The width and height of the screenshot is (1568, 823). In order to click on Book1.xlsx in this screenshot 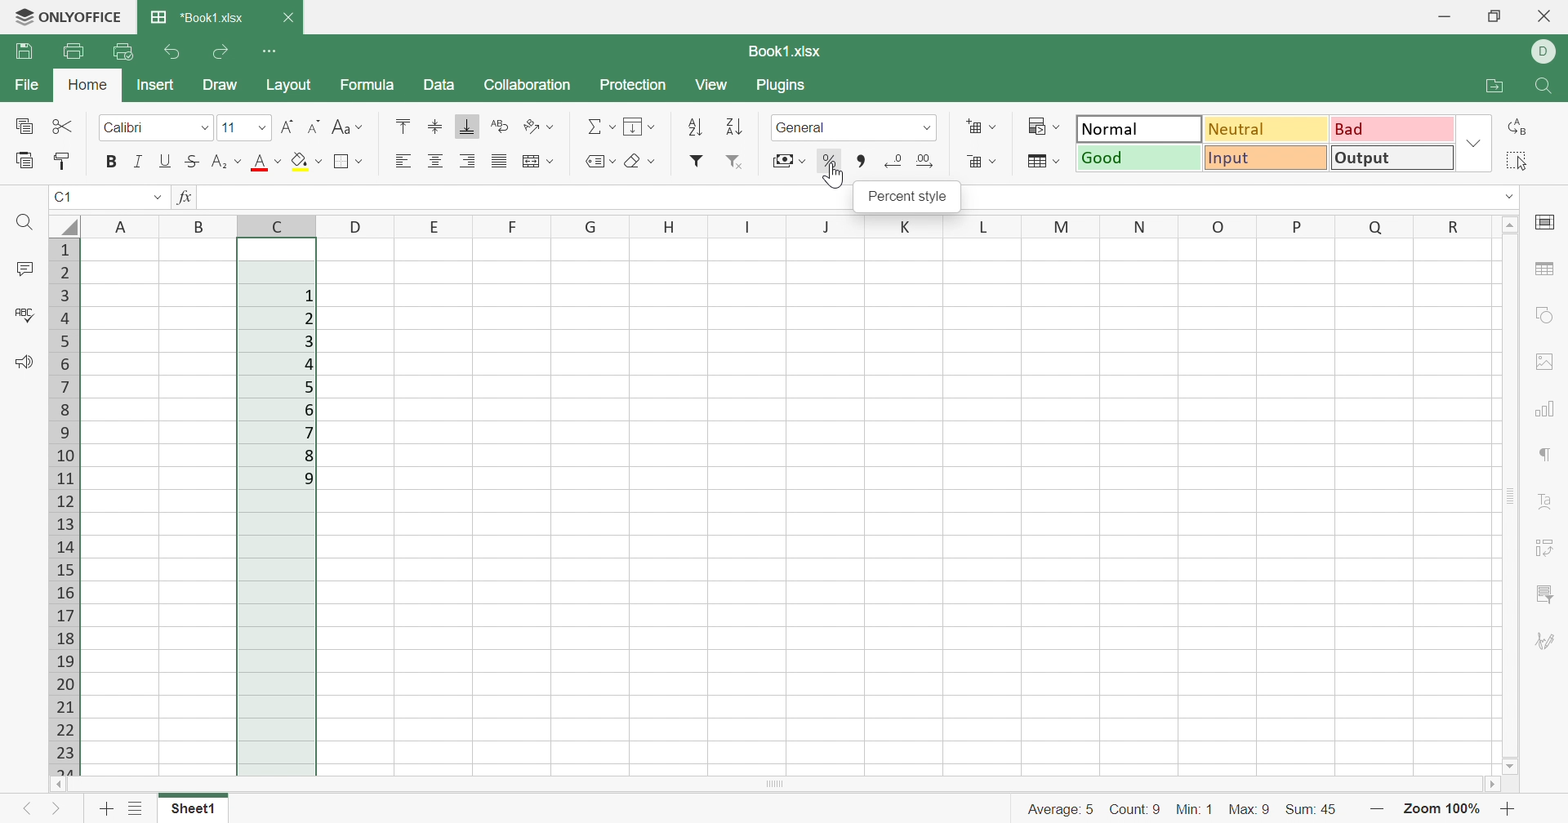, I will do `click(785, 51)`.